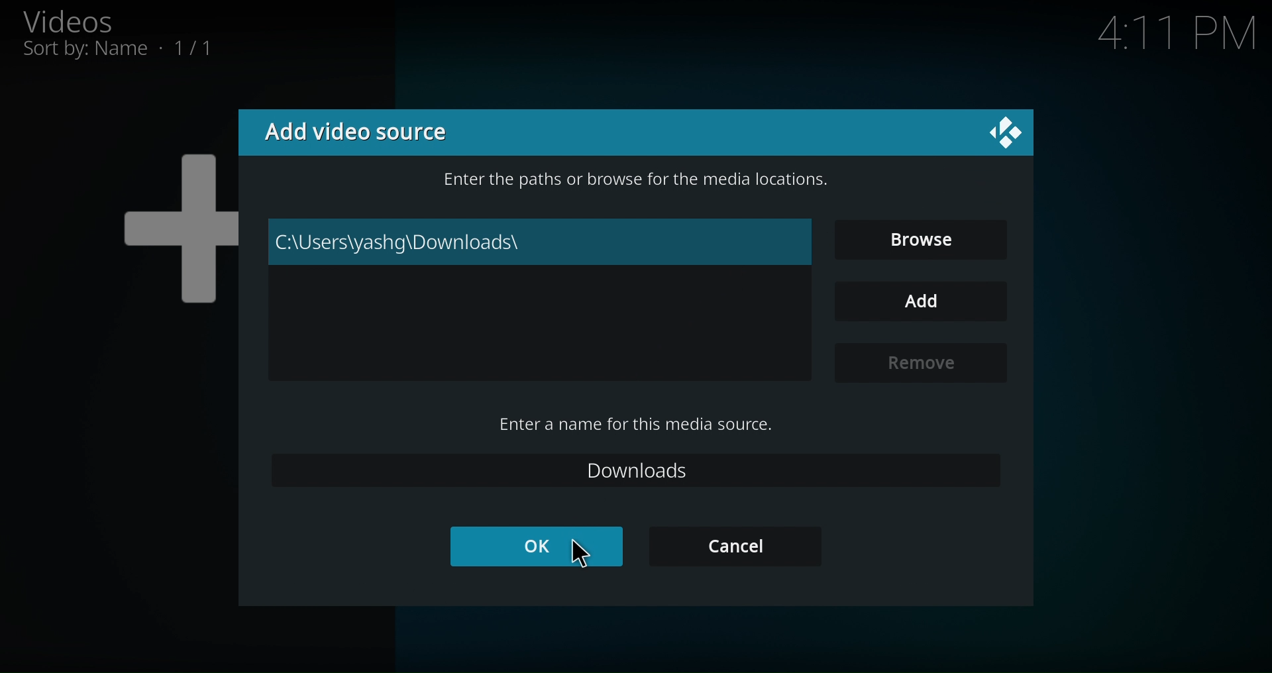 This screenshot has height=673, width=1272. Describe the element at coordinates (583, 553) in the screenshot. I see `Cursor` at that location.